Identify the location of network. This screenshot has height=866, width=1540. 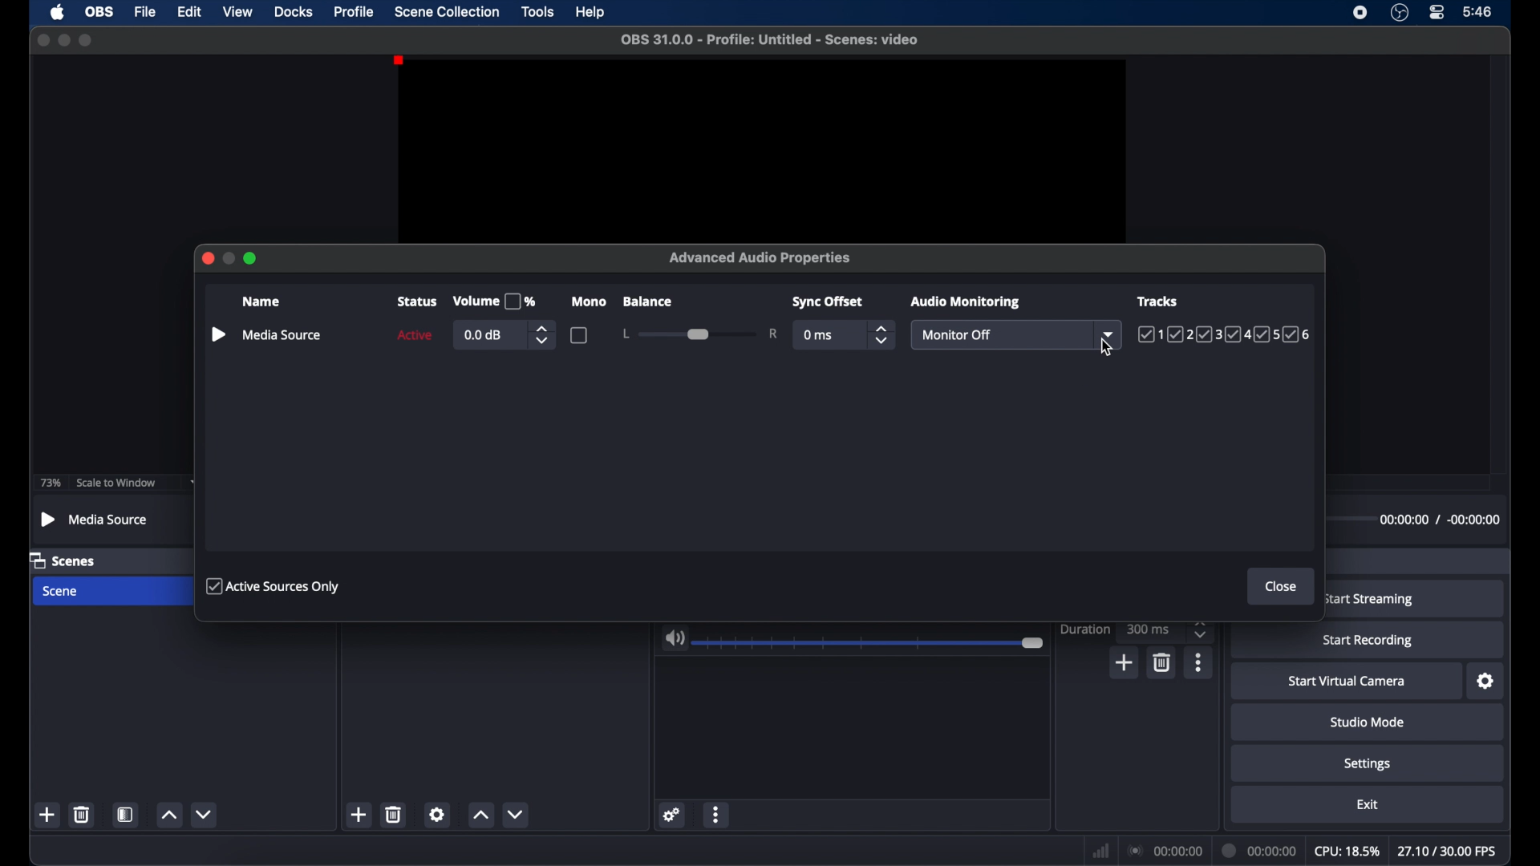
(1100, 851).